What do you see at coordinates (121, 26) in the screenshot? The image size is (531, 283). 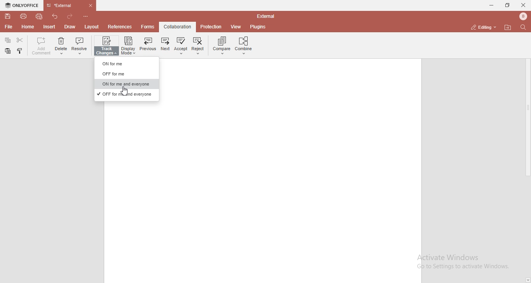 I see `references` at bounding box center [121, 26].